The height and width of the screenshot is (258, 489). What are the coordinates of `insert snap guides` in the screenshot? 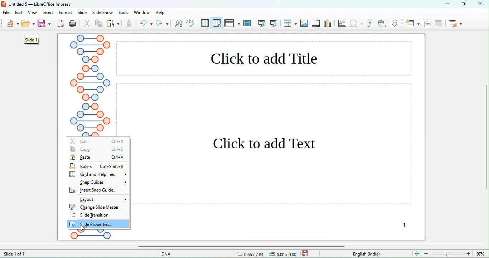 It's located at (97, 190).